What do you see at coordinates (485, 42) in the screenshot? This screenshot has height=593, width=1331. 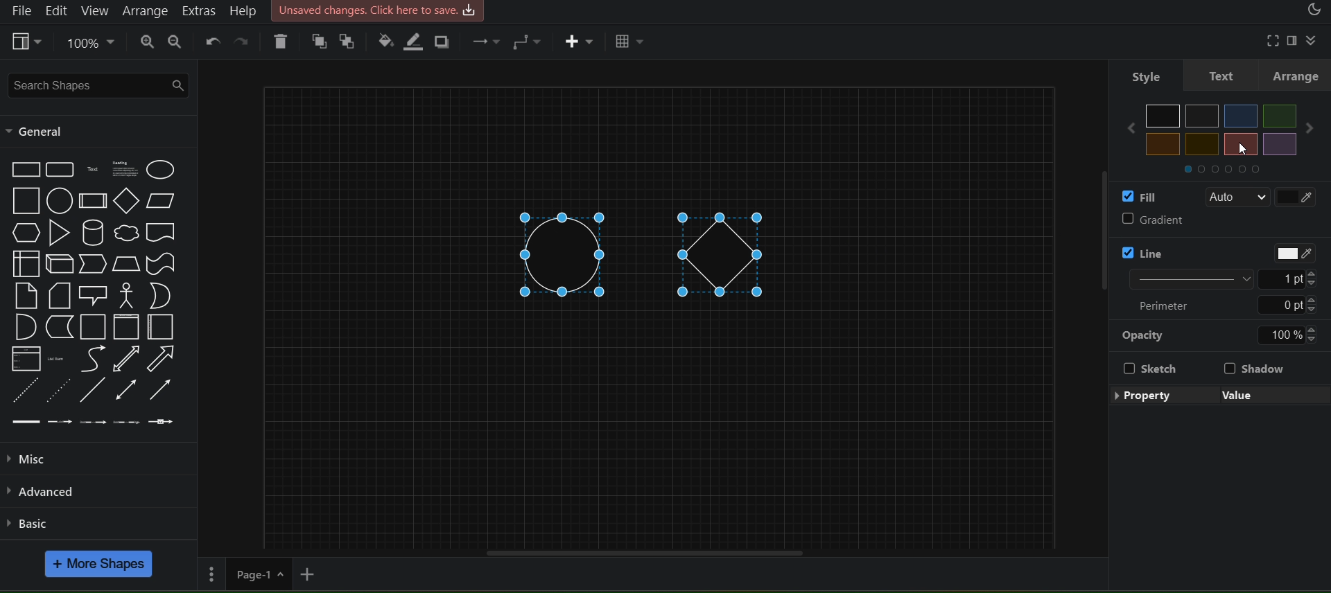 I see `connection` at bounding box center [485, 42].